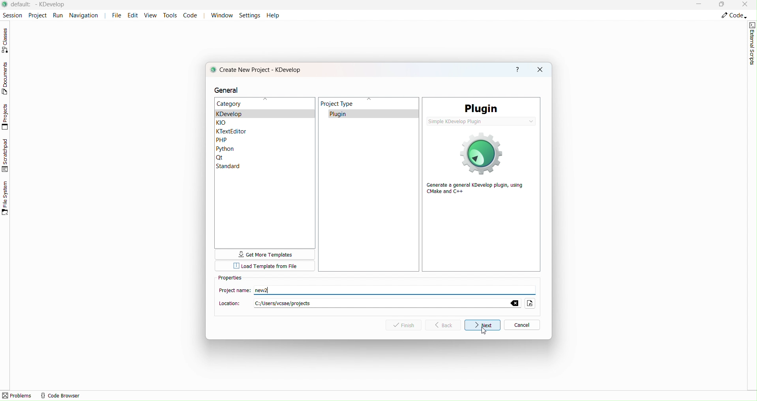 This screenshot has width=757, height=401. I want to click on Scratchpad, so click(6, 155).